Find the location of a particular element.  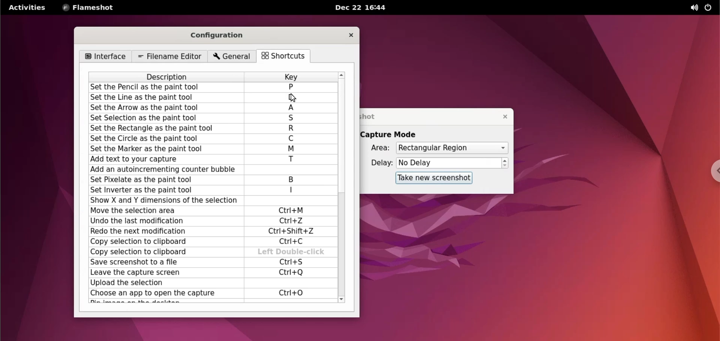

copy selection to clipboard is located at coordinates (166, 252).